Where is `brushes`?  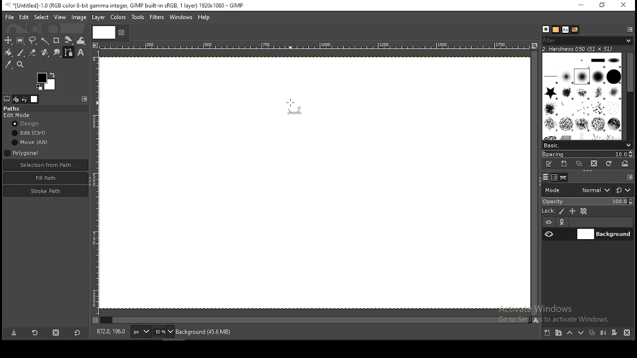 brushes is located at coordinates (581, 96).